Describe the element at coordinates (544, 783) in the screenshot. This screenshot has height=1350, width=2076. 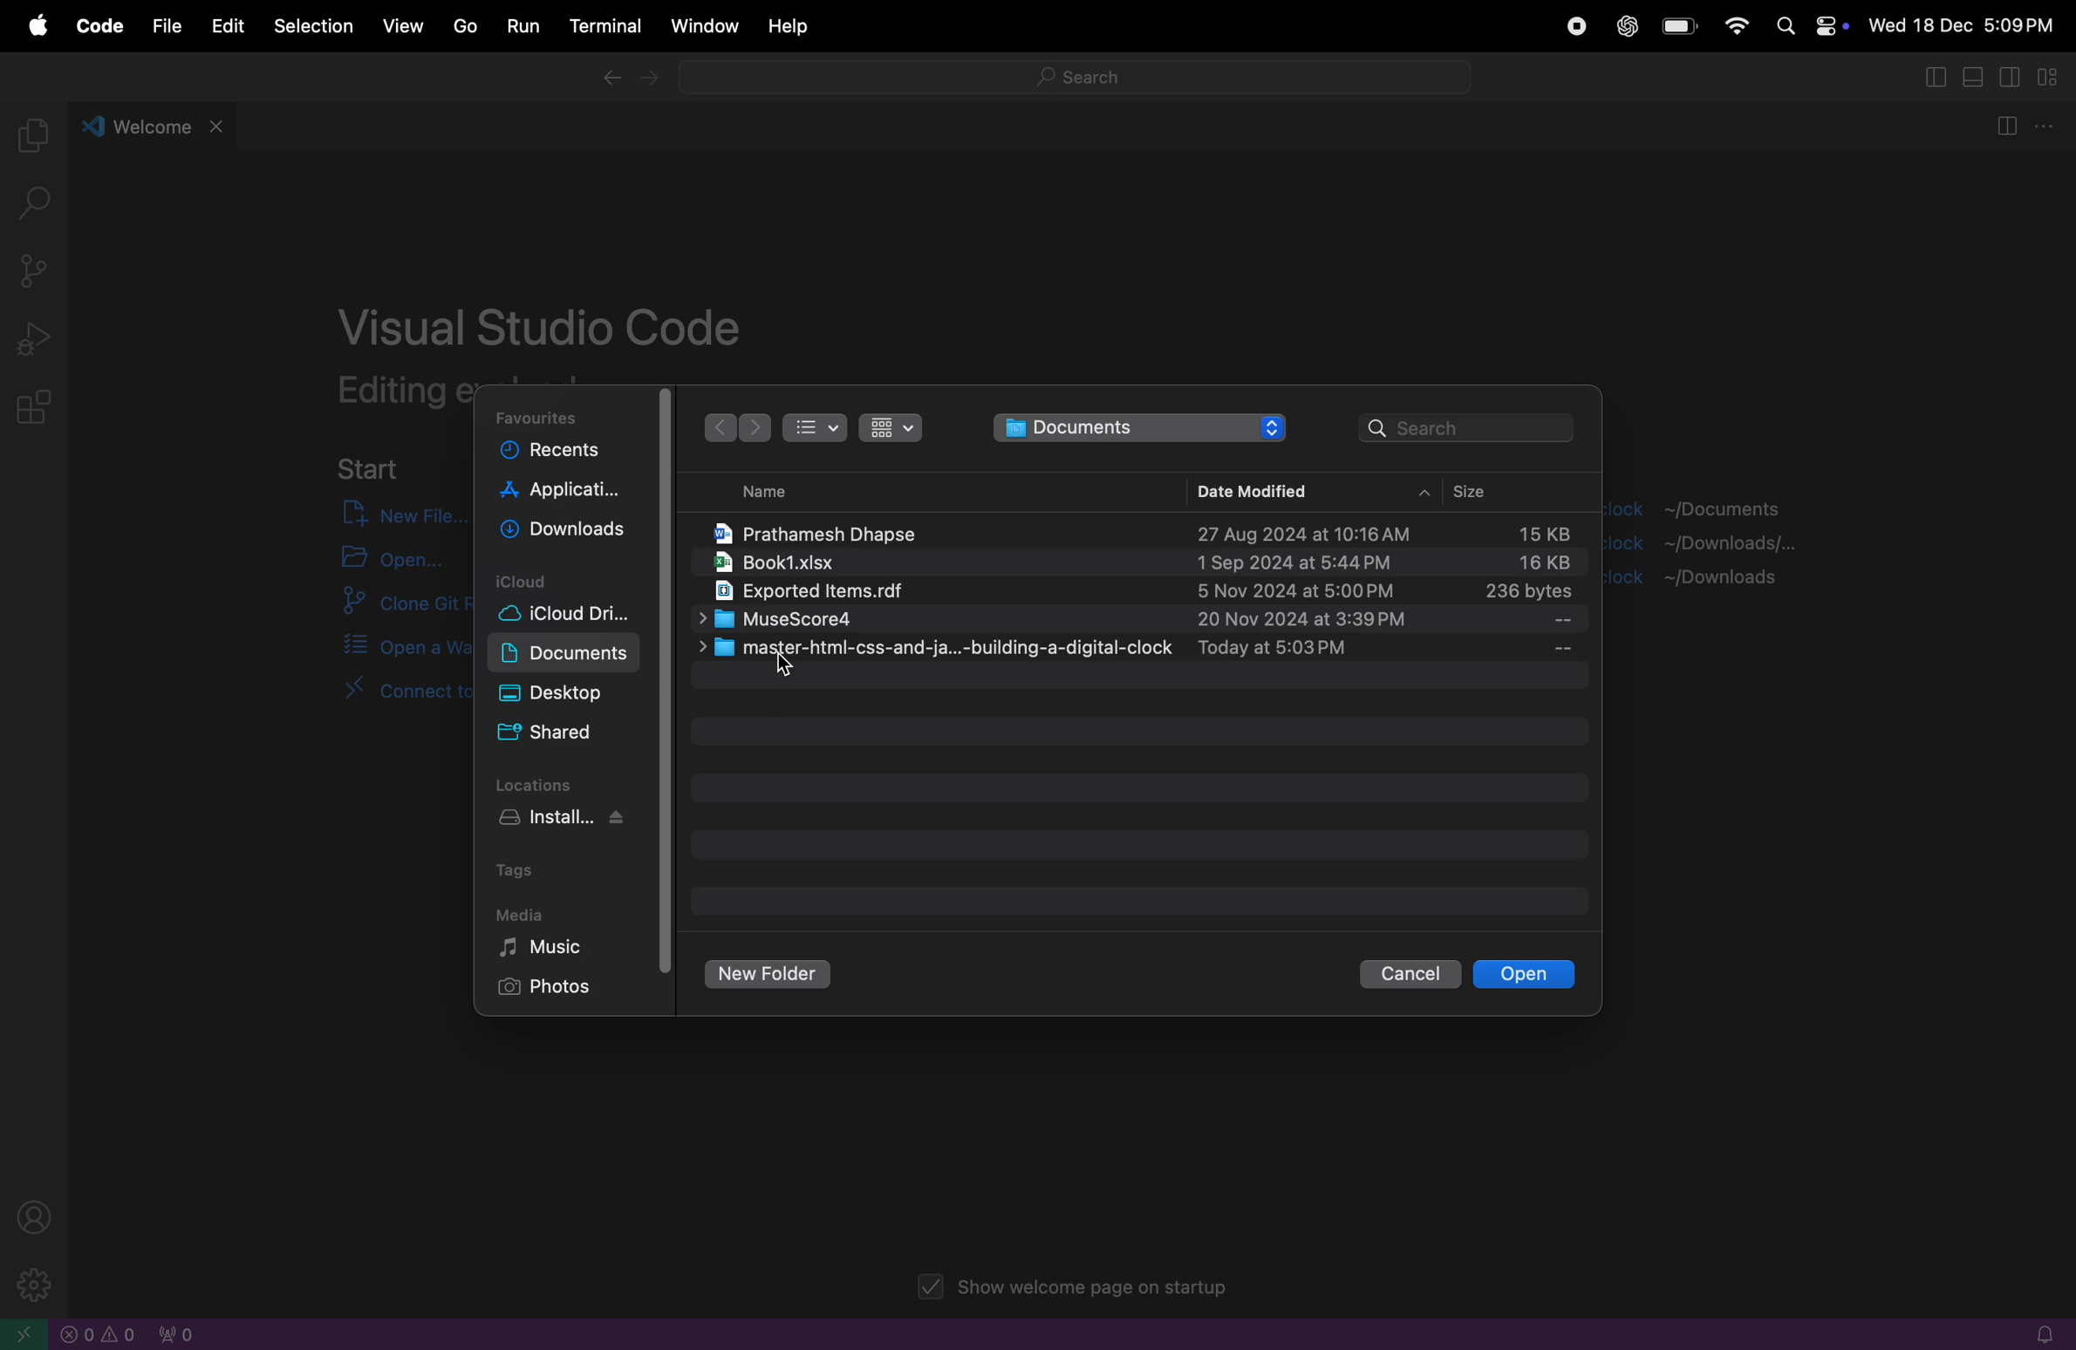
I see `locations` at that location.